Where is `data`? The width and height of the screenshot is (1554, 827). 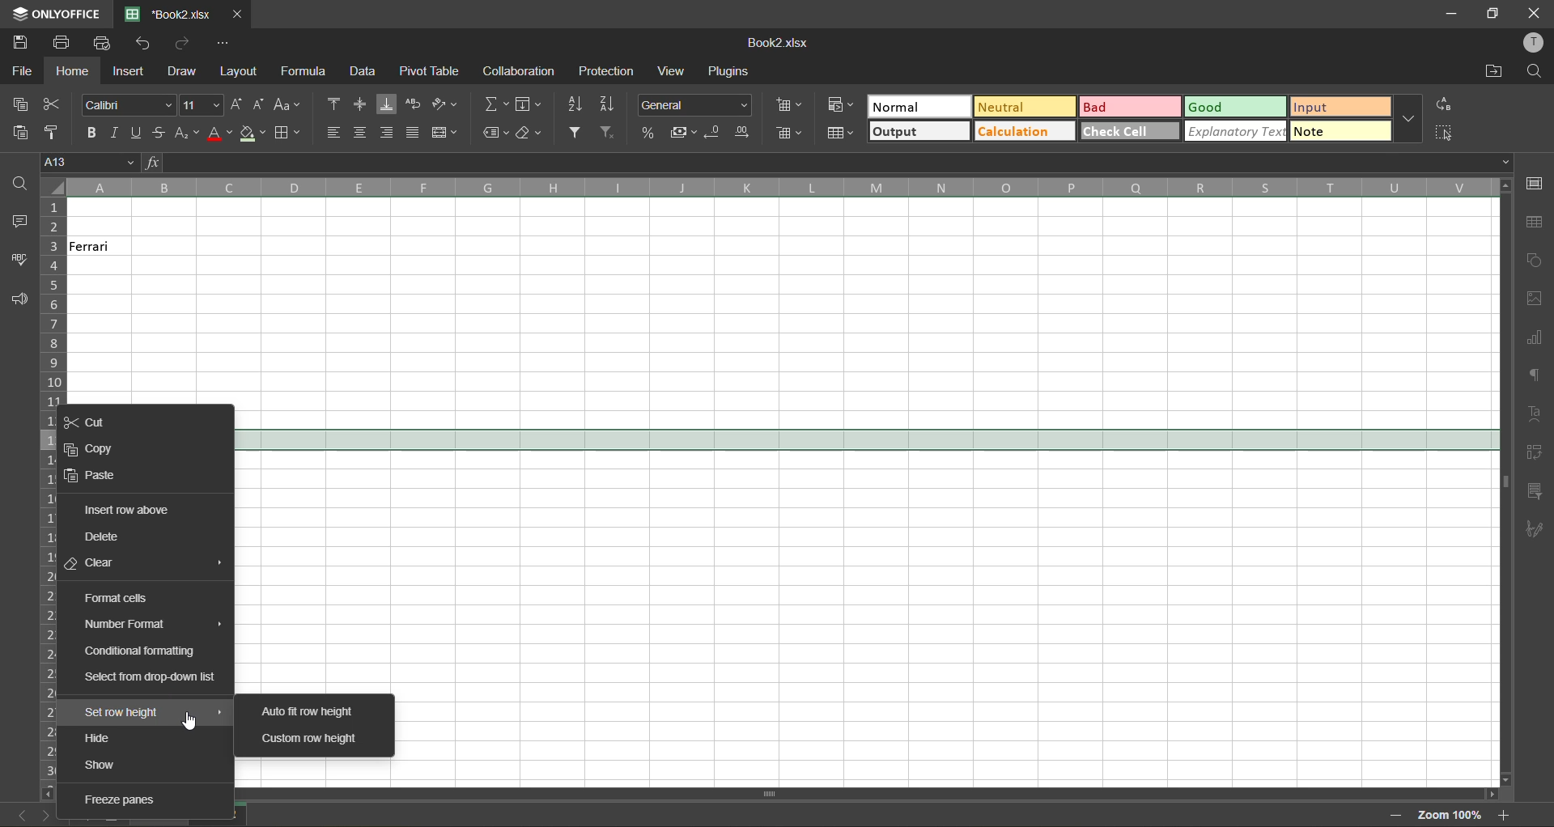 data is located at coordinates (360, 72).